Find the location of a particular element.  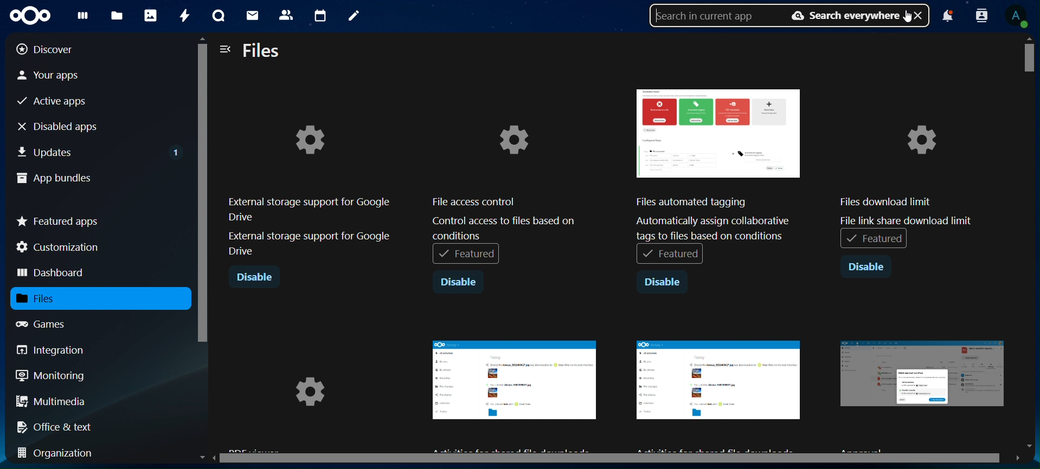

image is located at coordinates (312, 398).